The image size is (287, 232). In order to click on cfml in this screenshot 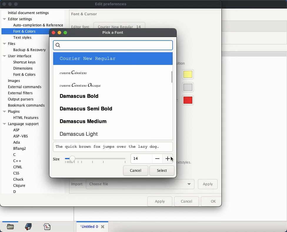, I will do `click(17, 167)`.